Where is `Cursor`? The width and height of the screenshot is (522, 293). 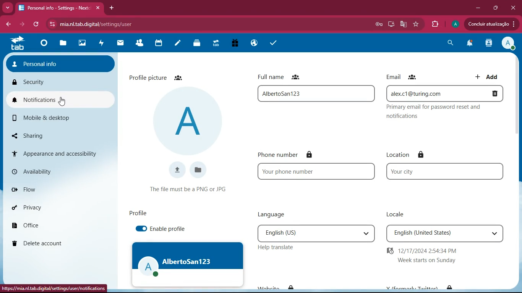 Cursor is located at coordinates (63, 101).